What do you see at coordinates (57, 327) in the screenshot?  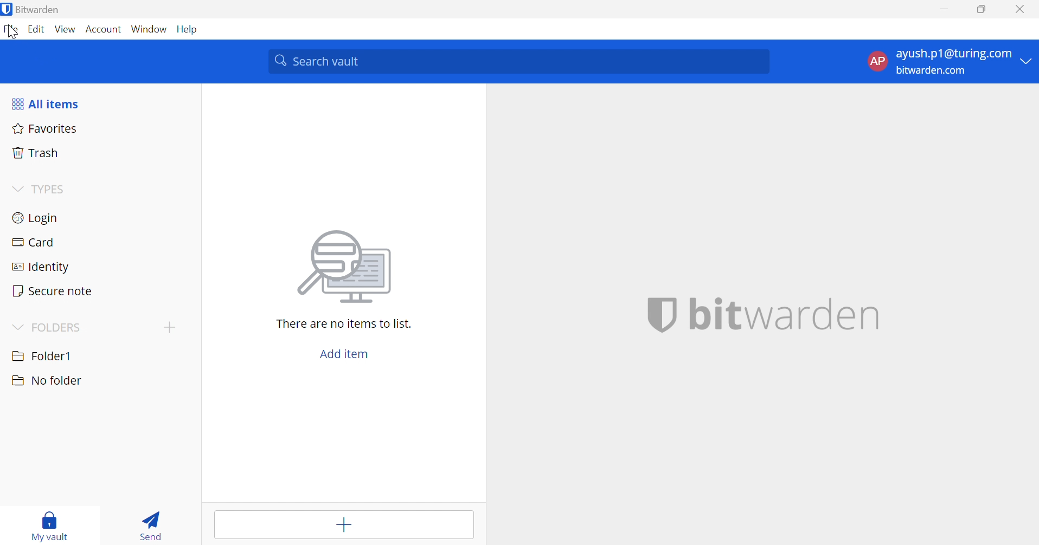 I see `FOLDERS` at bounding box center [57, 327].